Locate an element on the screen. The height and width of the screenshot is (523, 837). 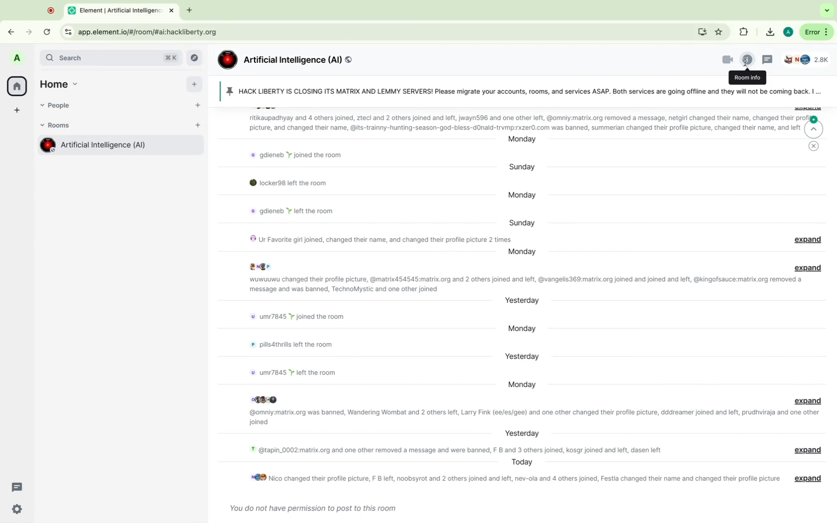
threads is located at coordinates (18, 487).